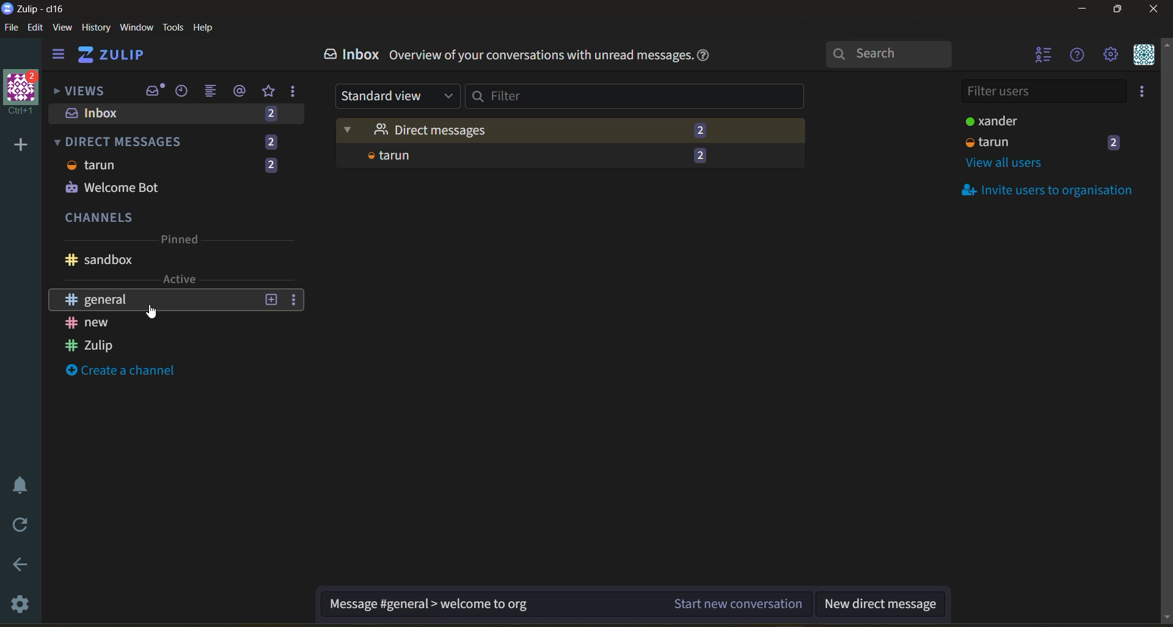 This screenshot has width=1173, height=627. I want to click on history, so click(93, 30).